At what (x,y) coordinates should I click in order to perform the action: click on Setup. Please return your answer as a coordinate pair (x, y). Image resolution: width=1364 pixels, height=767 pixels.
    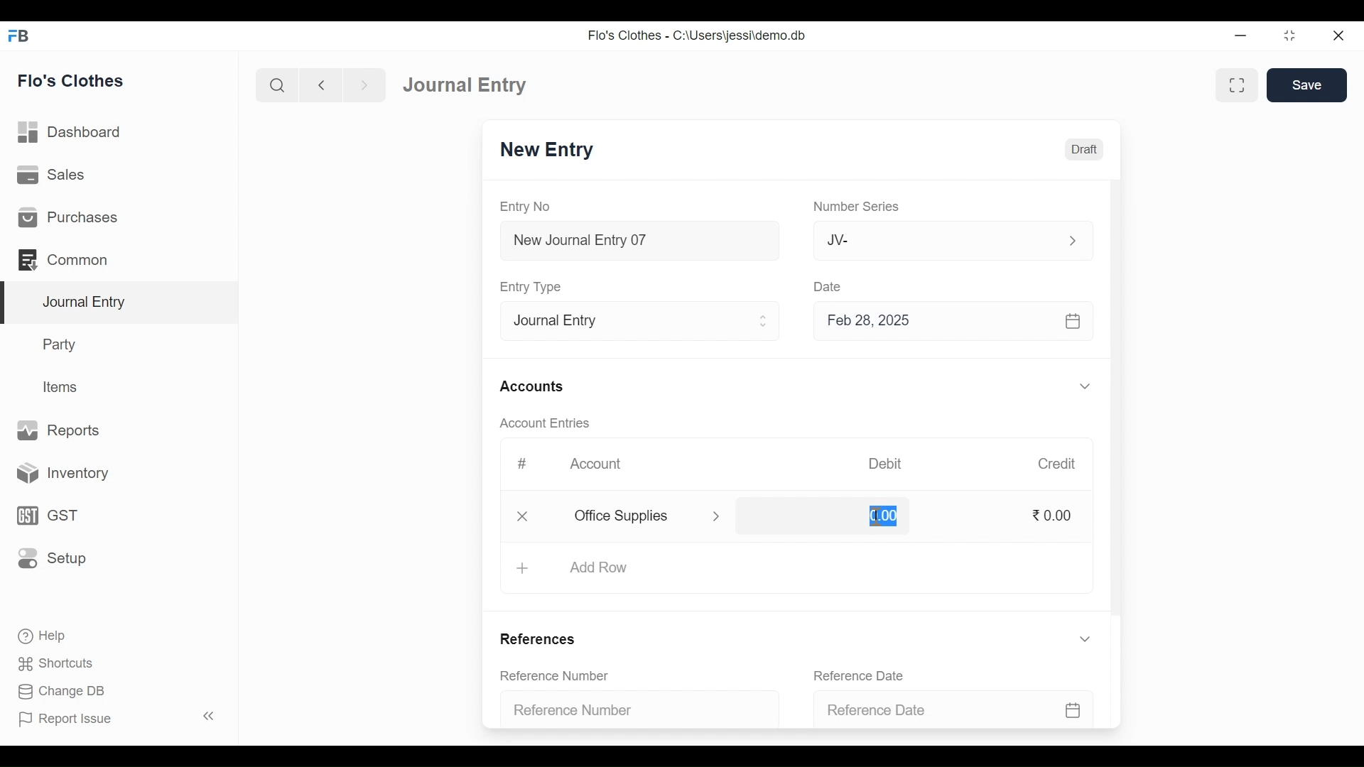
    Looking at the image, I should click on (52, 557).